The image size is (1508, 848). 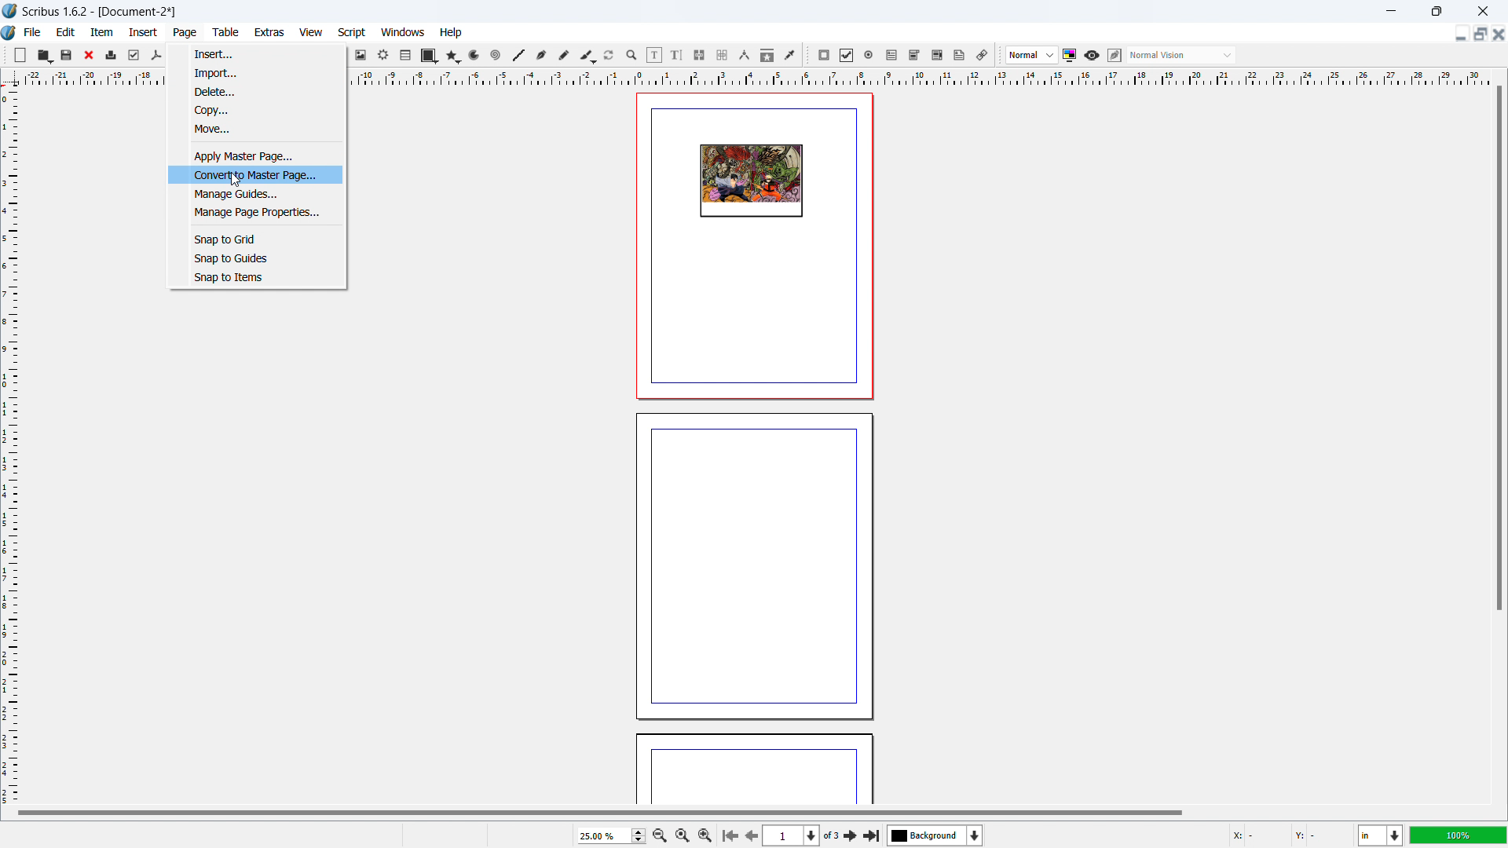 What do you see at coordinates (134, 55) in the screenshot?
I see `preflight checkbox` at bounding box center [134, 55].